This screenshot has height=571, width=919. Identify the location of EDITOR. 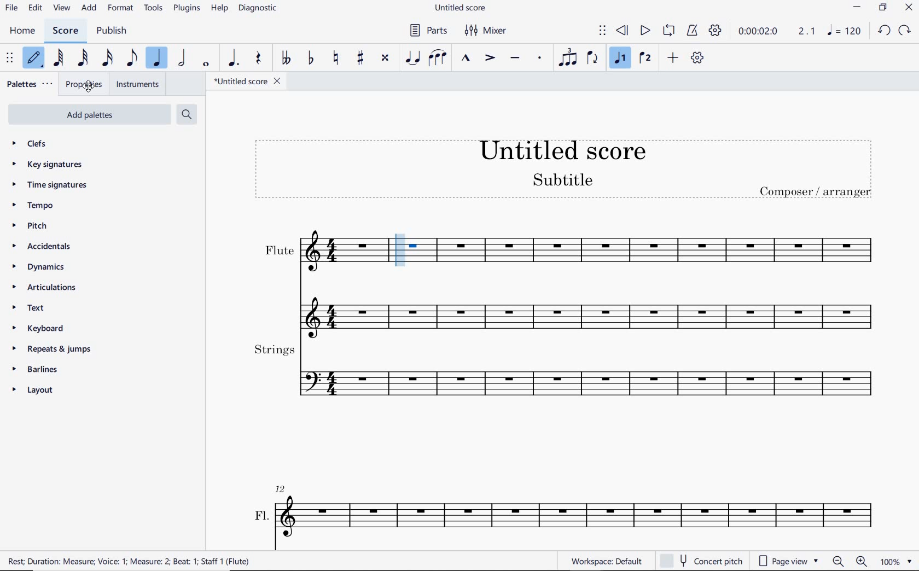
(401, 249).